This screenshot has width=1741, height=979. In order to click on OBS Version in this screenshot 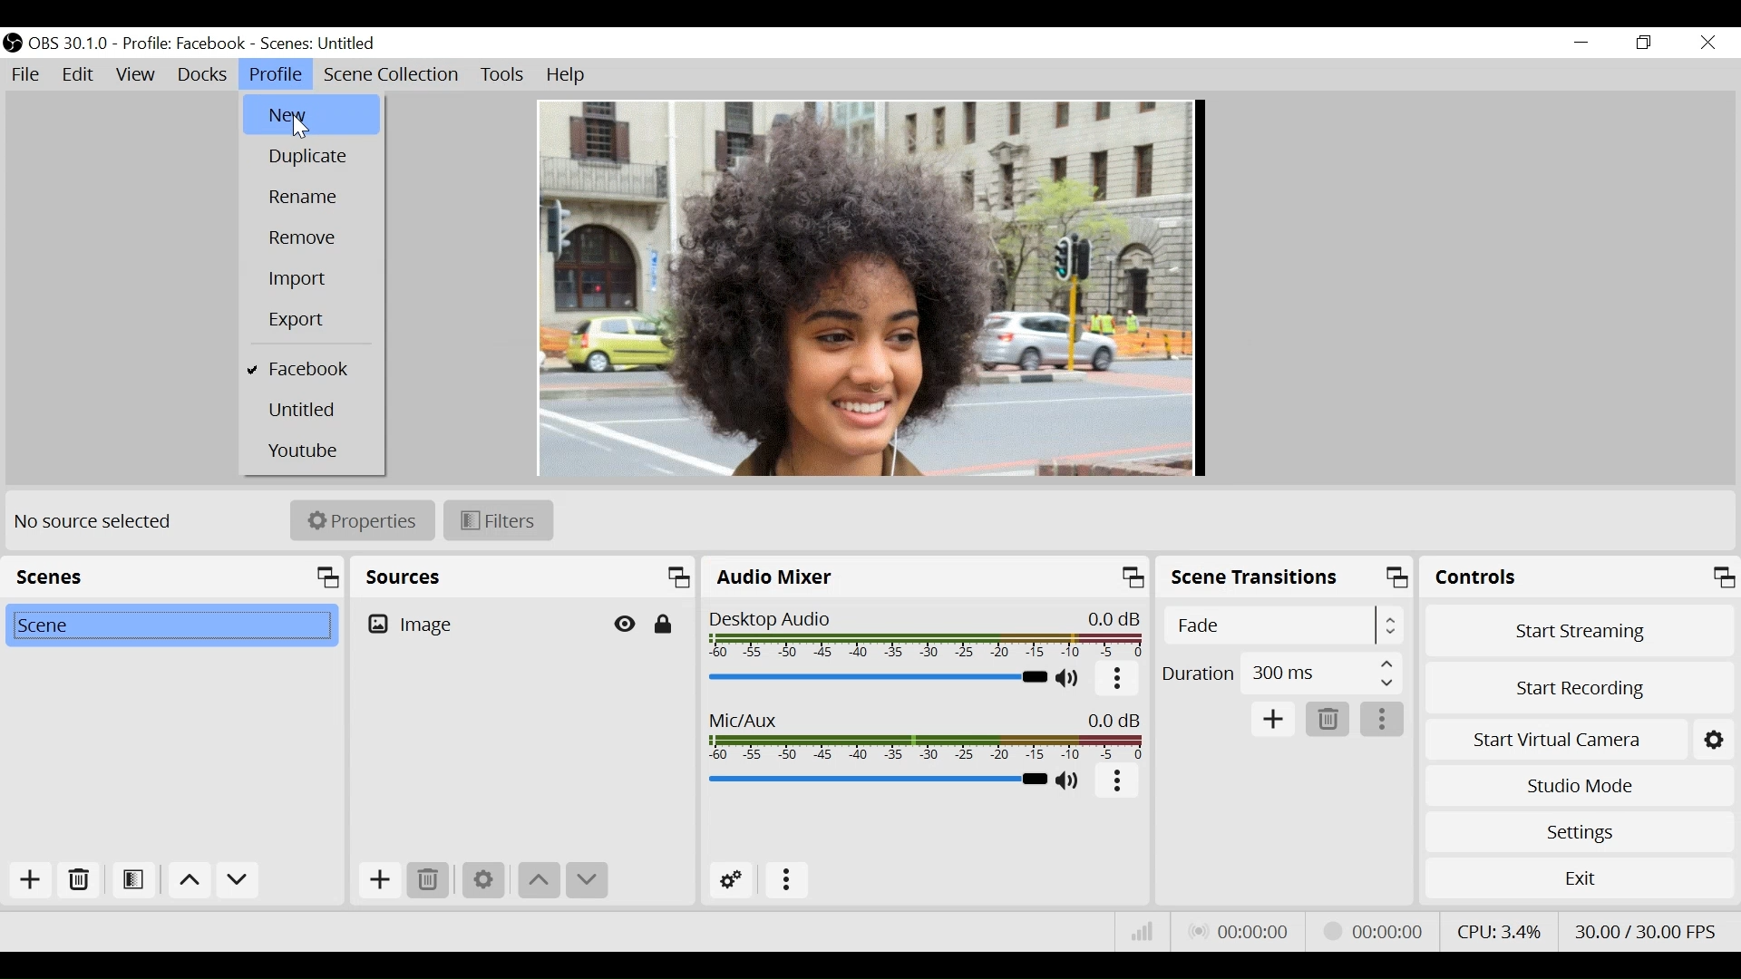, I will do `click(70, 43)`.